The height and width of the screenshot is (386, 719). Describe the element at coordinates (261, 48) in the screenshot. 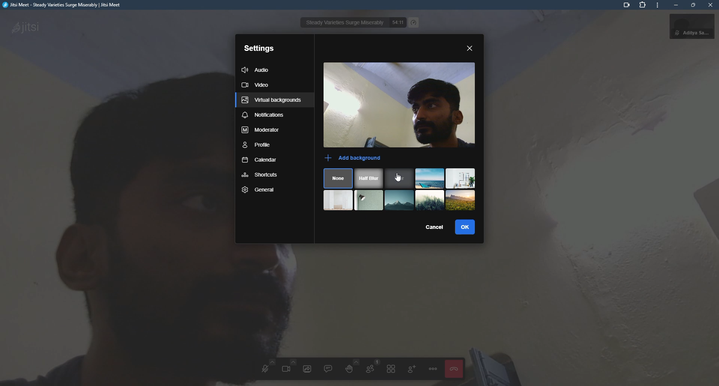

I see `` at that location.